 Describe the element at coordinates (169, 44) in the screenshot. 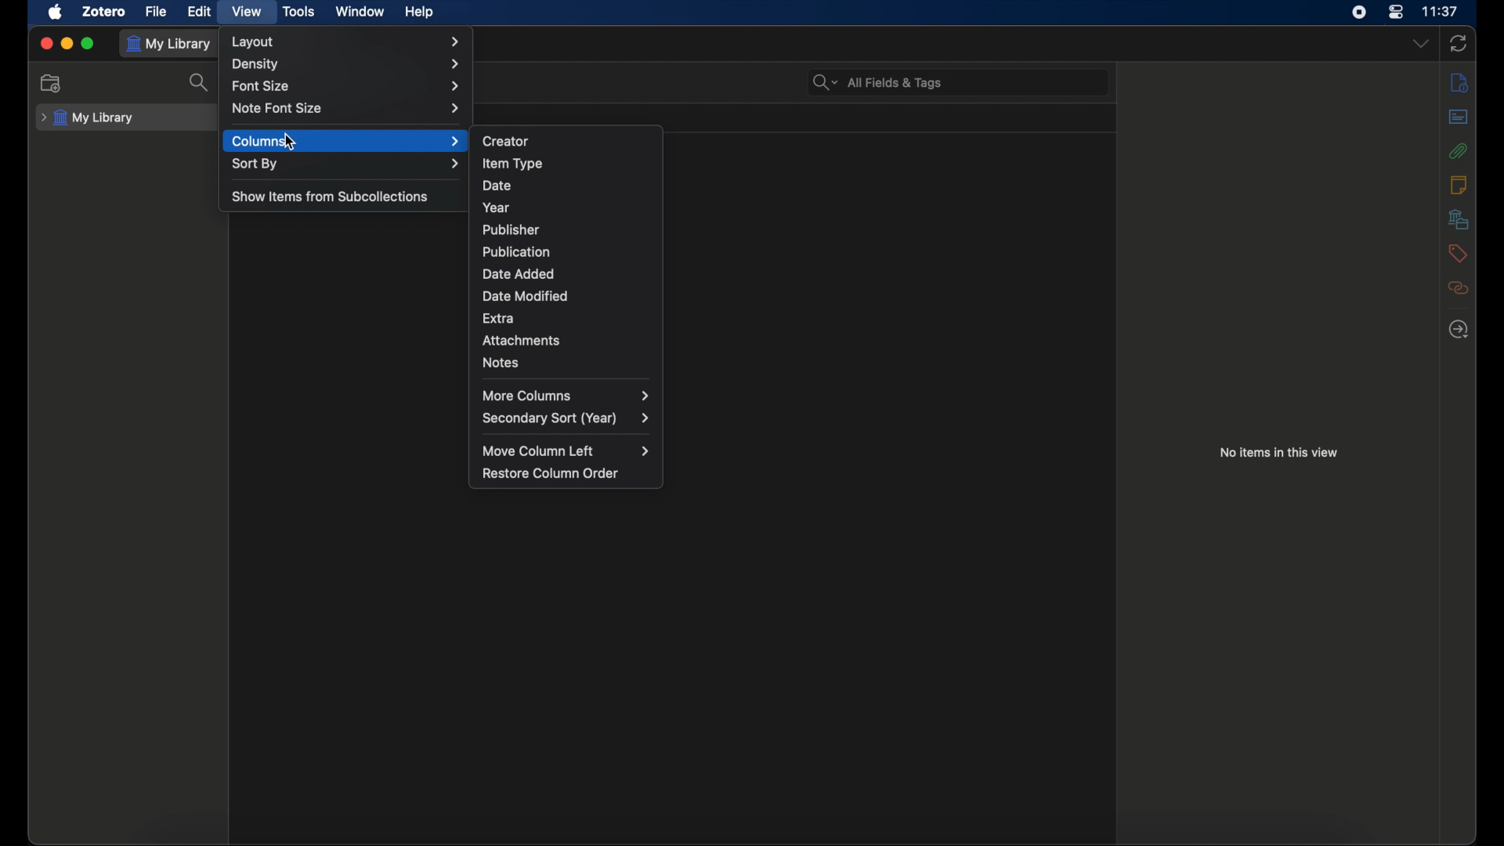

I see `my library` at that location.